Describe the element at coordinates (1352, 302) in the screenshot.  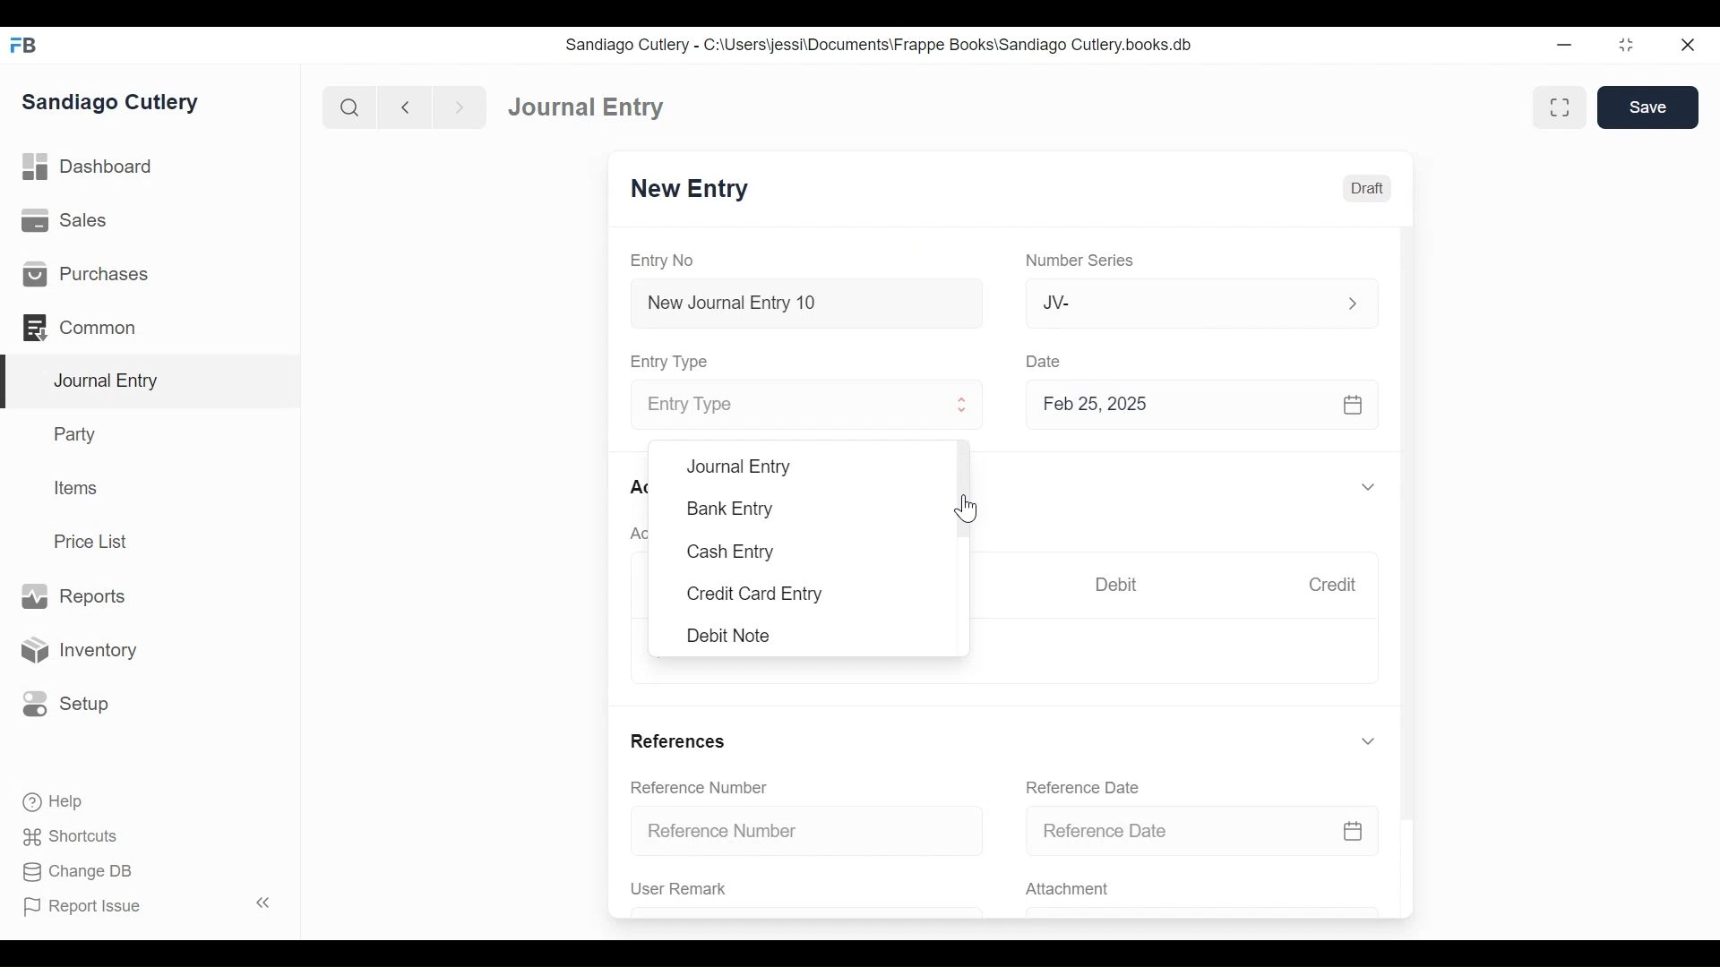
I see `Expand` at that location.